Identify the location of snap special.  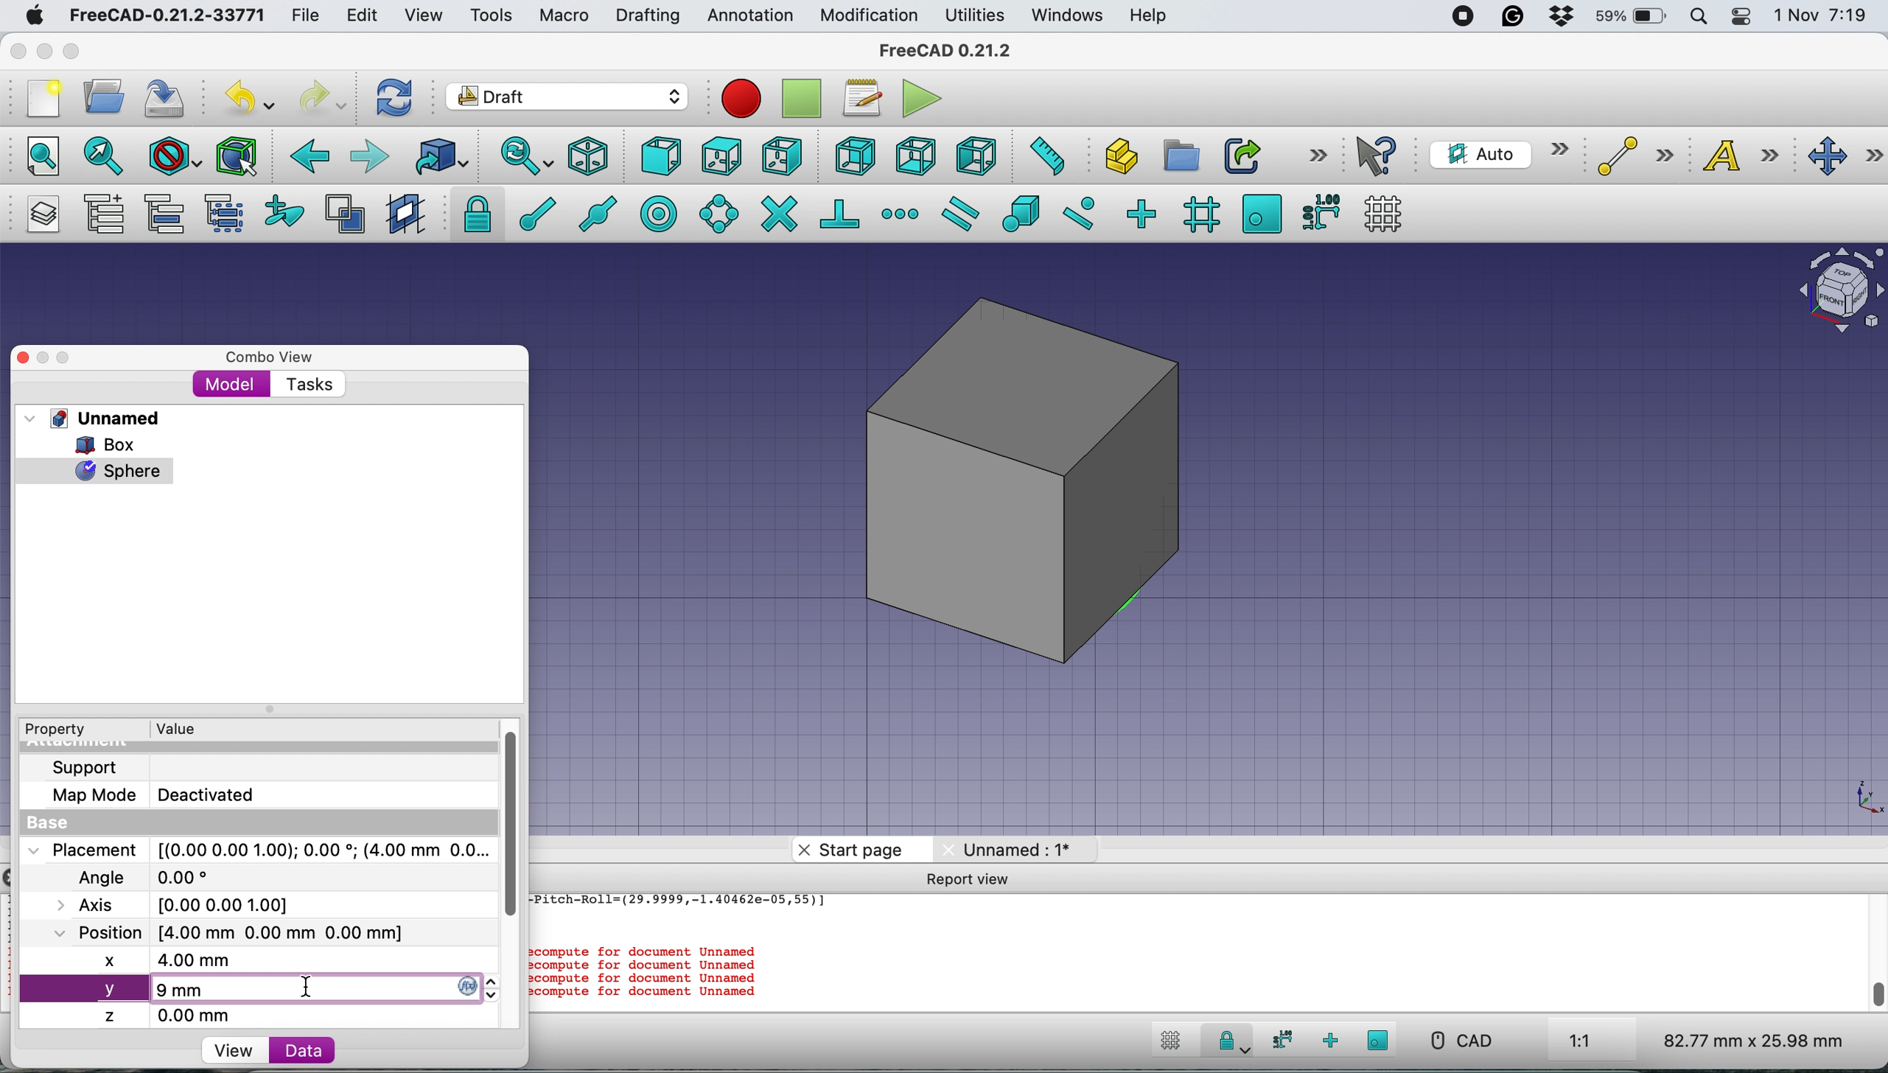
(1020, 213).